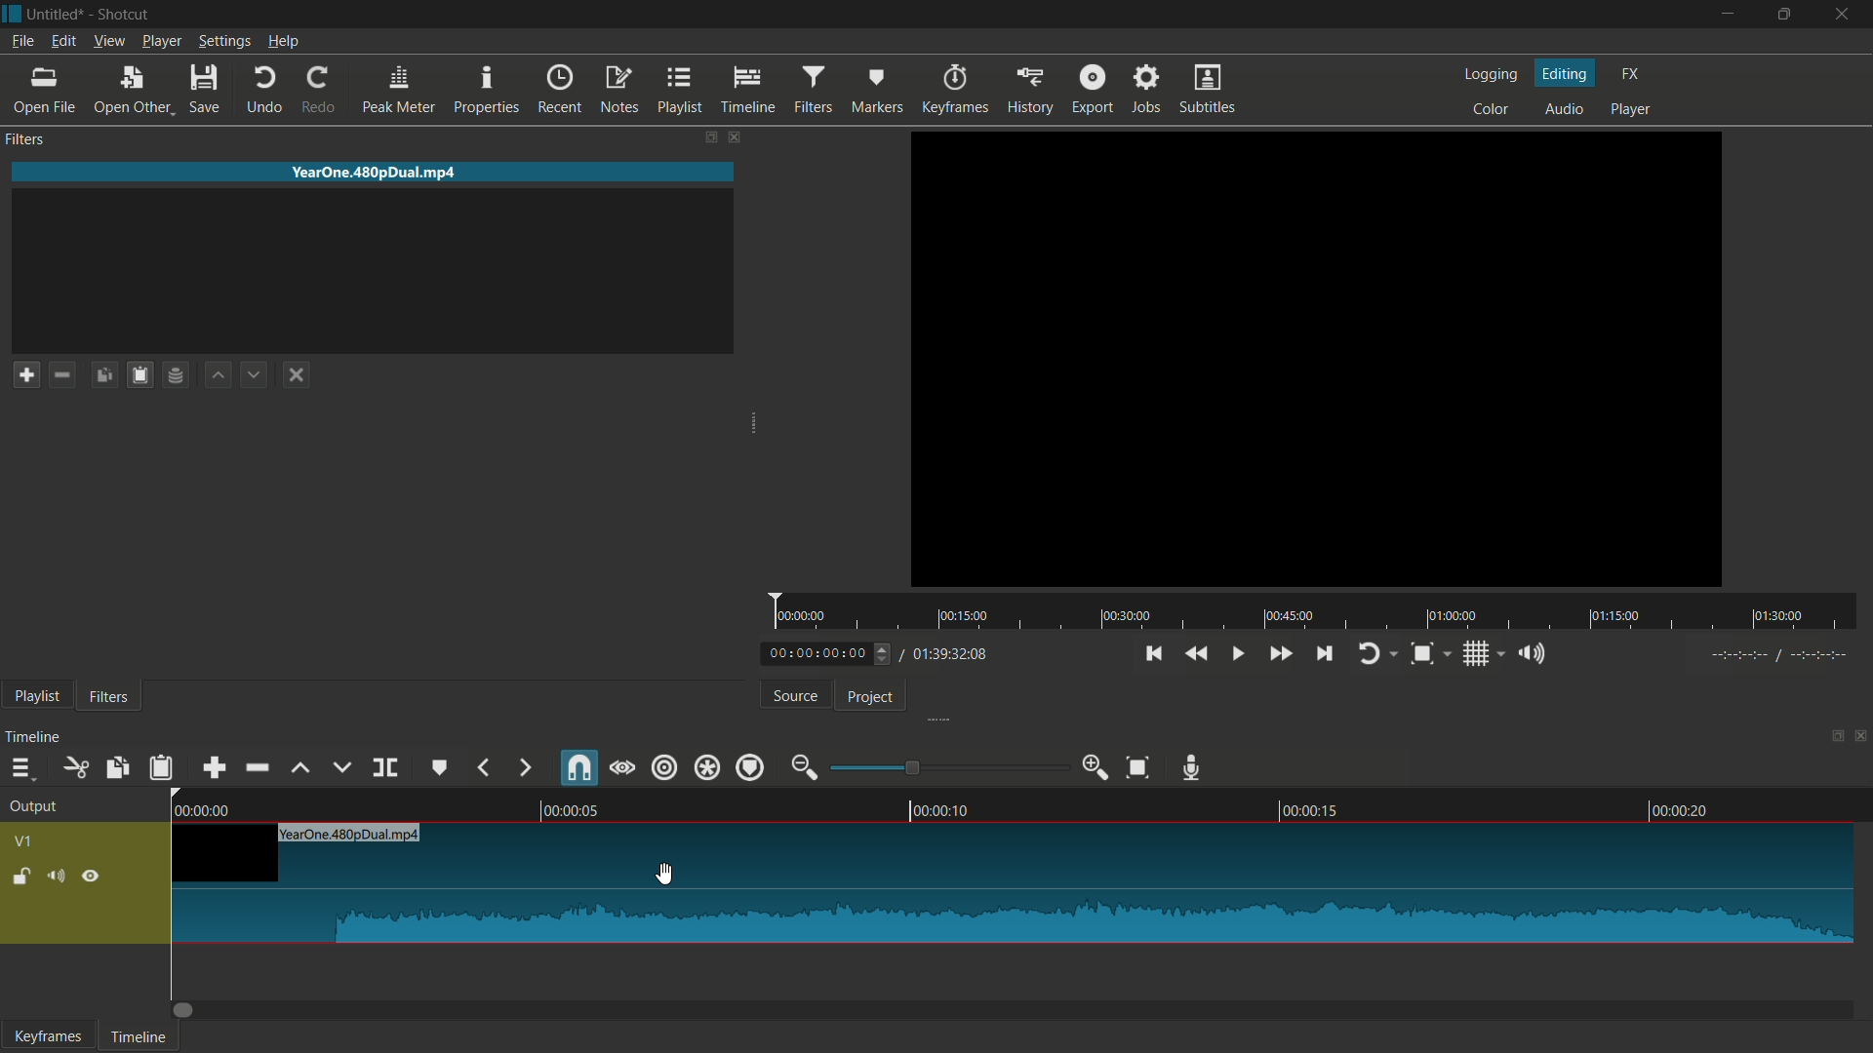 Image resolution: width=1873 pixels, height=1053 pixels. Describe the element at coordinates (710, 136) in the screenshot. I see `change layout` at that location.